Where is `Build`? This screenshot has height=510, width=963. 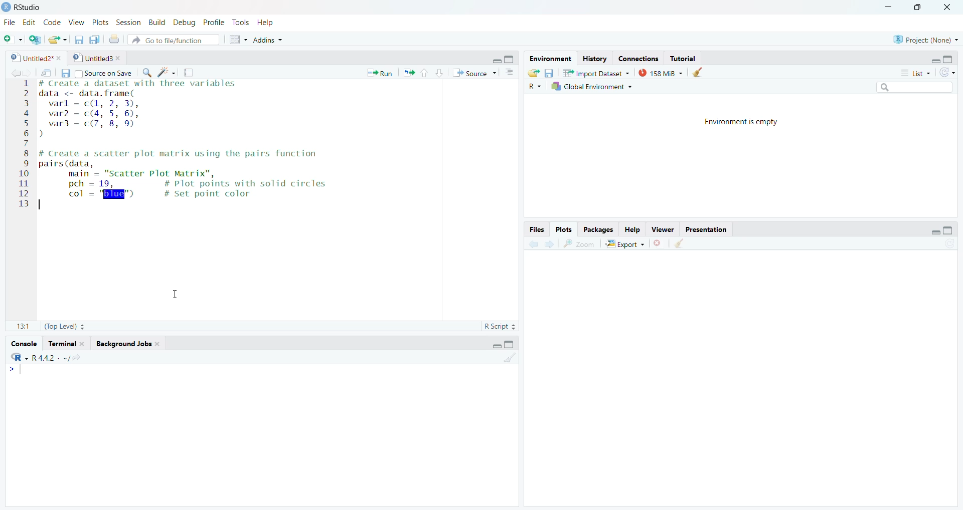 Build is located at coordinates (156, 22).